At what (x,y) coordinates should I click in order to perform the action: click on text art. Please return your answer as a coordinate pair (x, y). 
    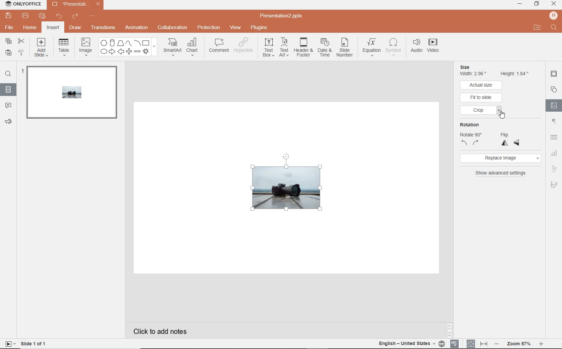
    Looking at the image, I should click on (554, 169).